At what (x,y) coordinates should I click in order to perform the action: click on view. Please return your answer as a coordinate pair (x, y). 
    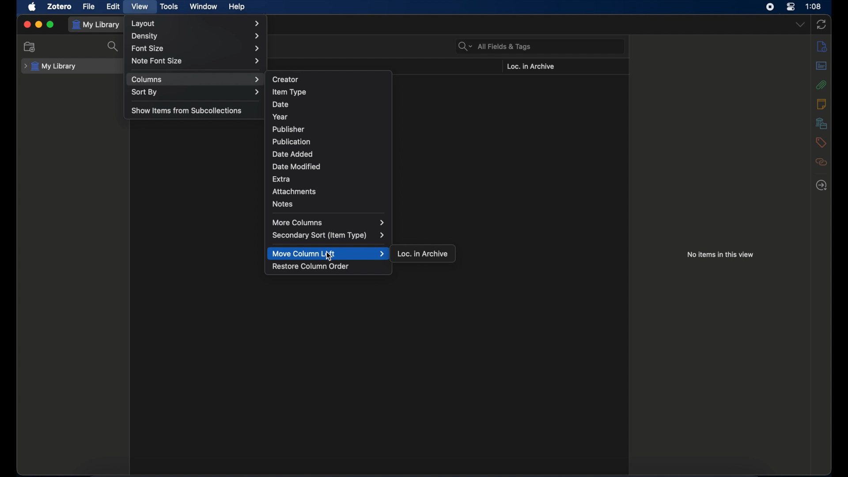
    Looking at the image, I should click on (140, 7).